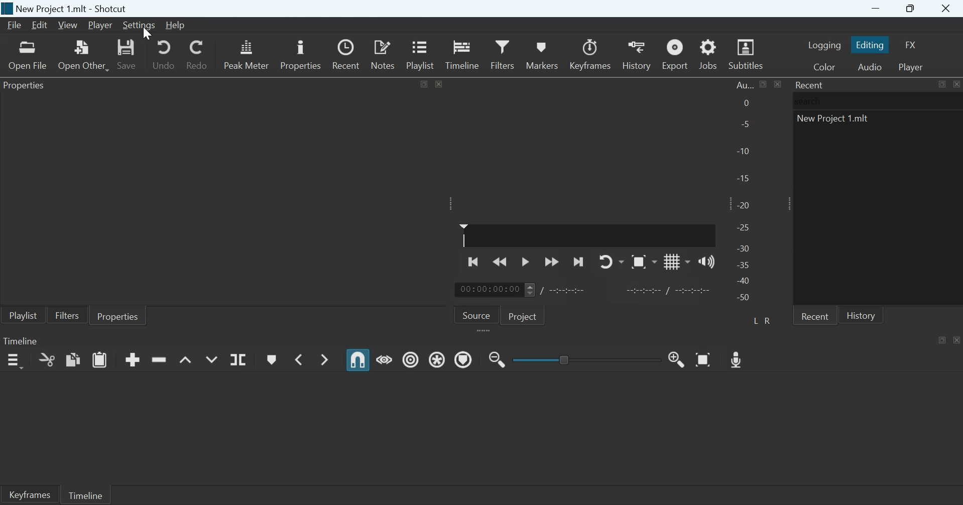 The height and width of the screenshot is (505, 963). Describe the element at coordinates (824, 45) in the screenshot. I see `Switch to the Logging layout` at that location.